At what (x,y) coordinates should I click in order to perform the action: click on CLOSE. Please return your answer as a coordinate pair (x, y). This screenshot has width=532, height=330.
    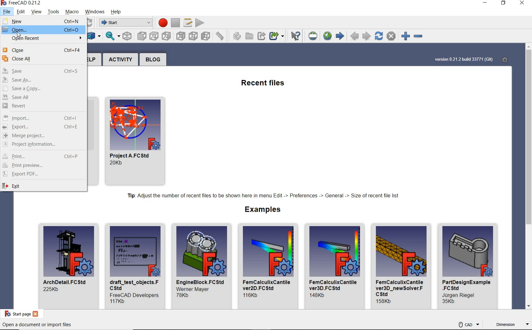
    Looking at the image, I should click on (522, 3).